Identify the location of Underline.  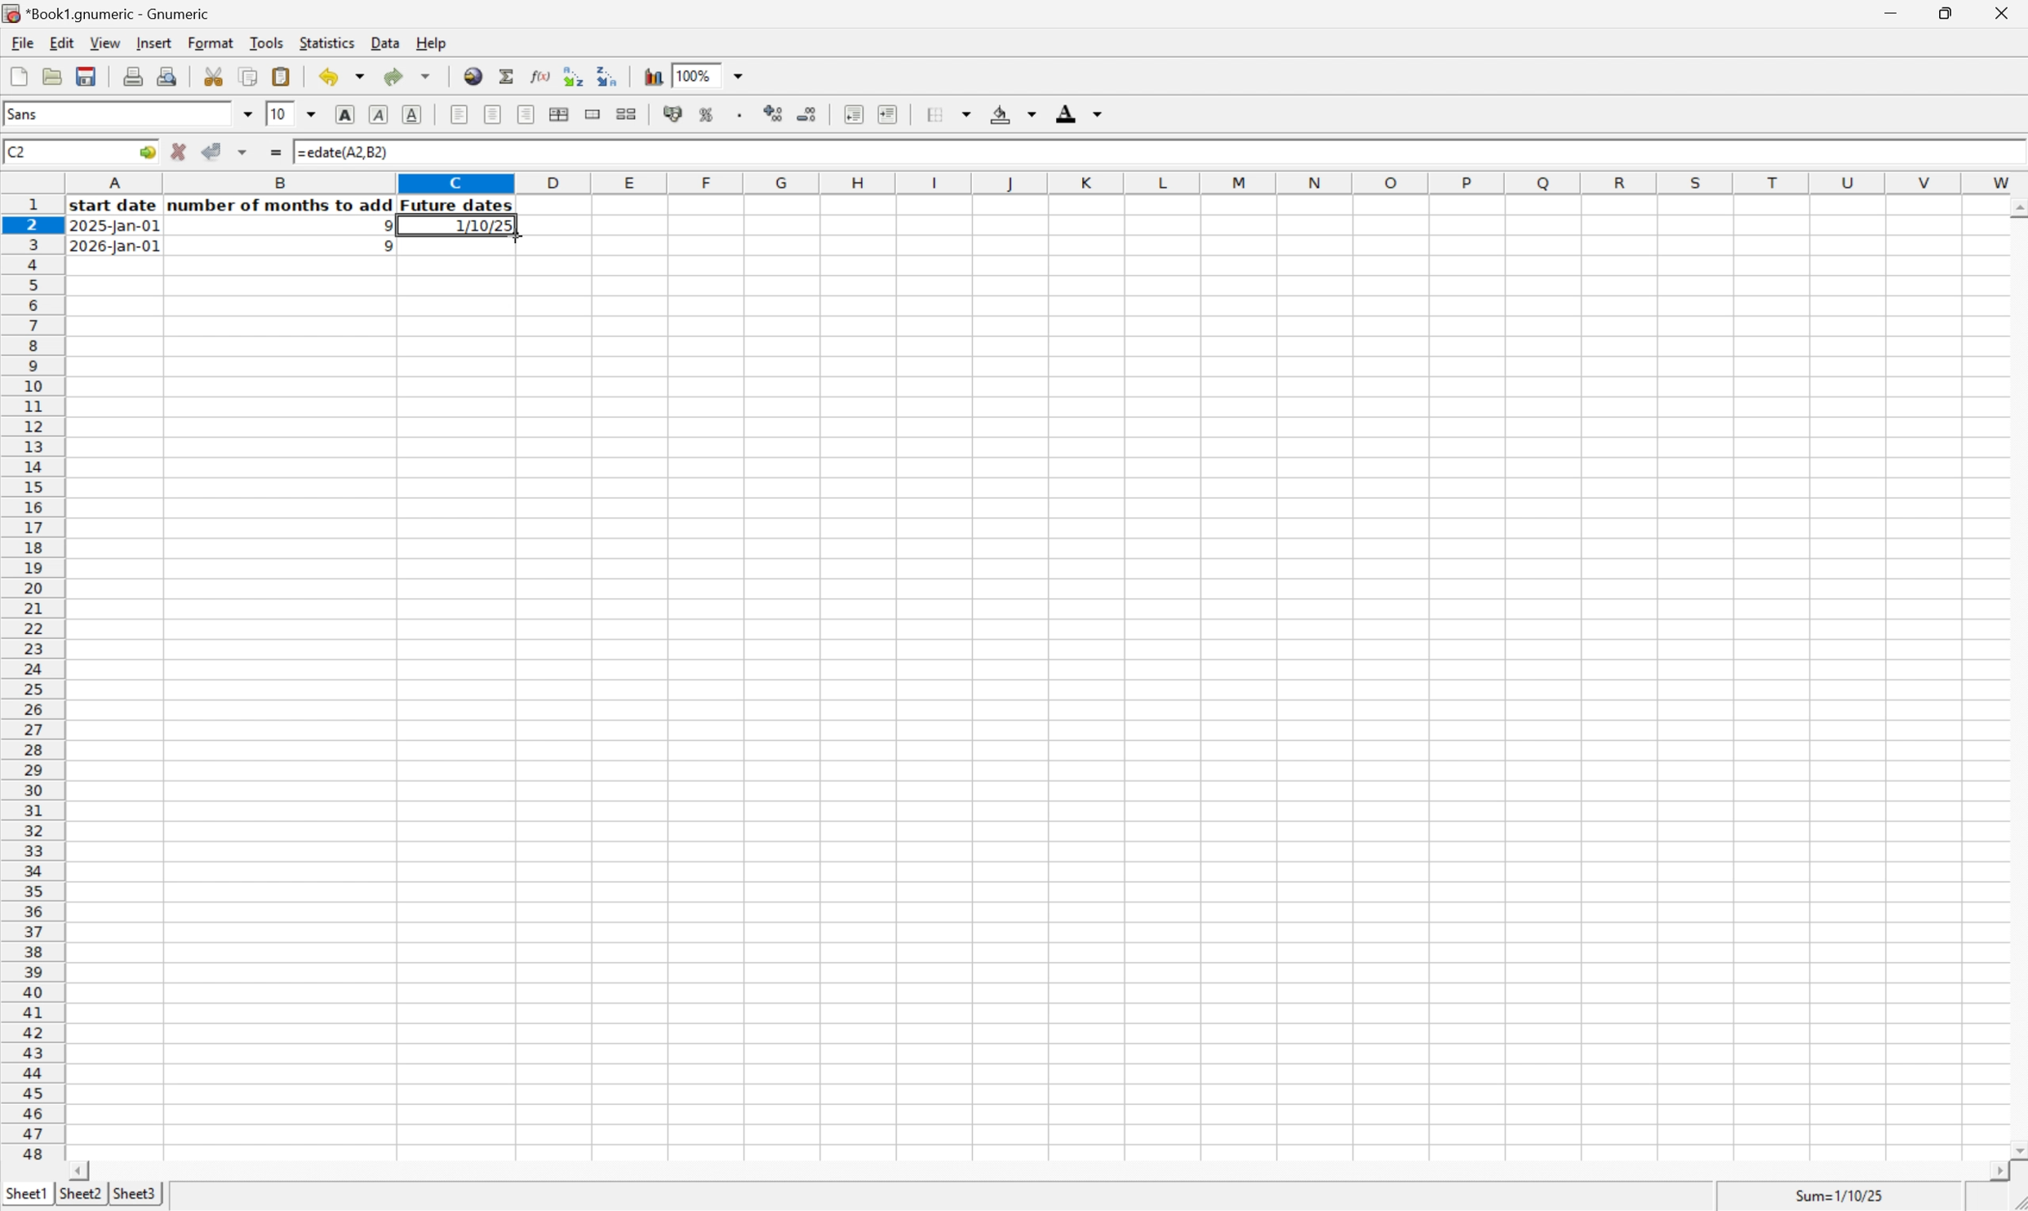
(415, 114).